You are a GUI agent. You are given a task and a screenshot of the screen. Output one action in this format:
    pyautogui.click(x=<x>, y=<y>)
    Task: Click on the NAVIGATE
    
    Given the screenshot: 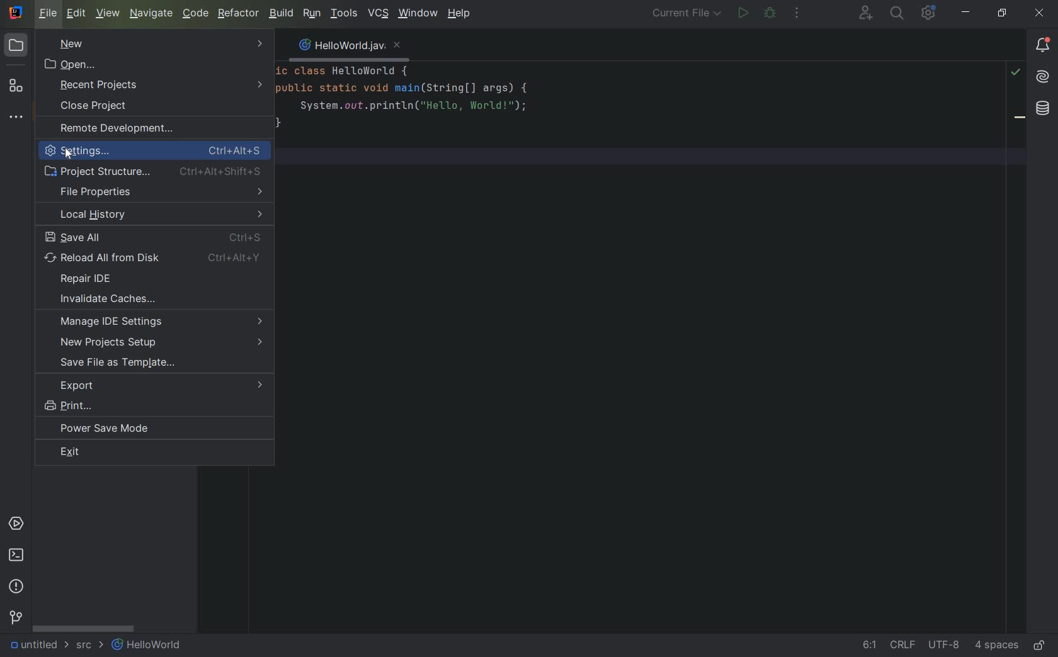 What is the action you would take?
    pyautogui.click(x=151, y=13)
    